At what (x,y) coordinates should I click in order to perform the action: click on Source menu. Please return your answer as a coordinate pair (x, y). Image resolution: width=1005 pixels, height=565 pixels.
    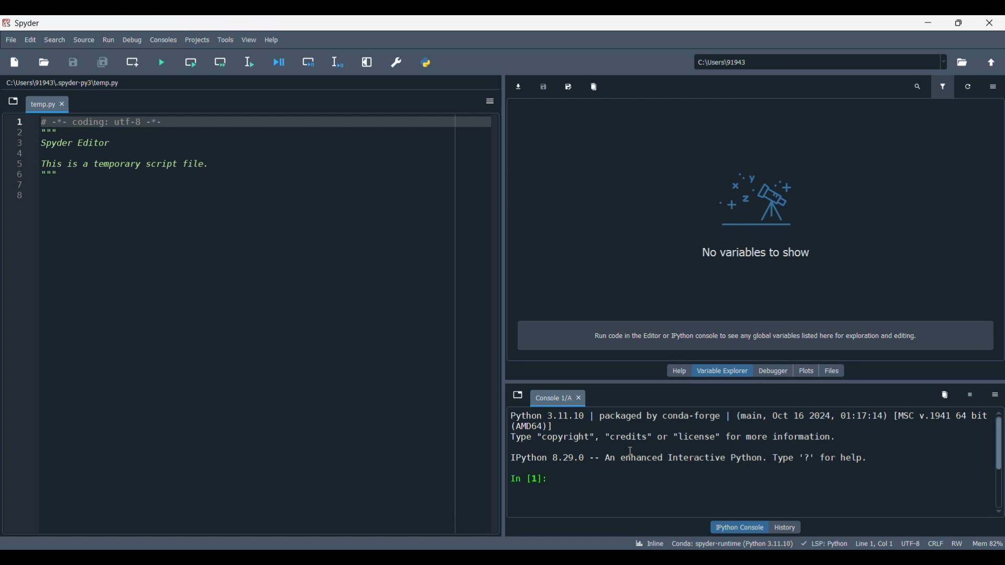
    Looking at the image, I should click on (84, 40).